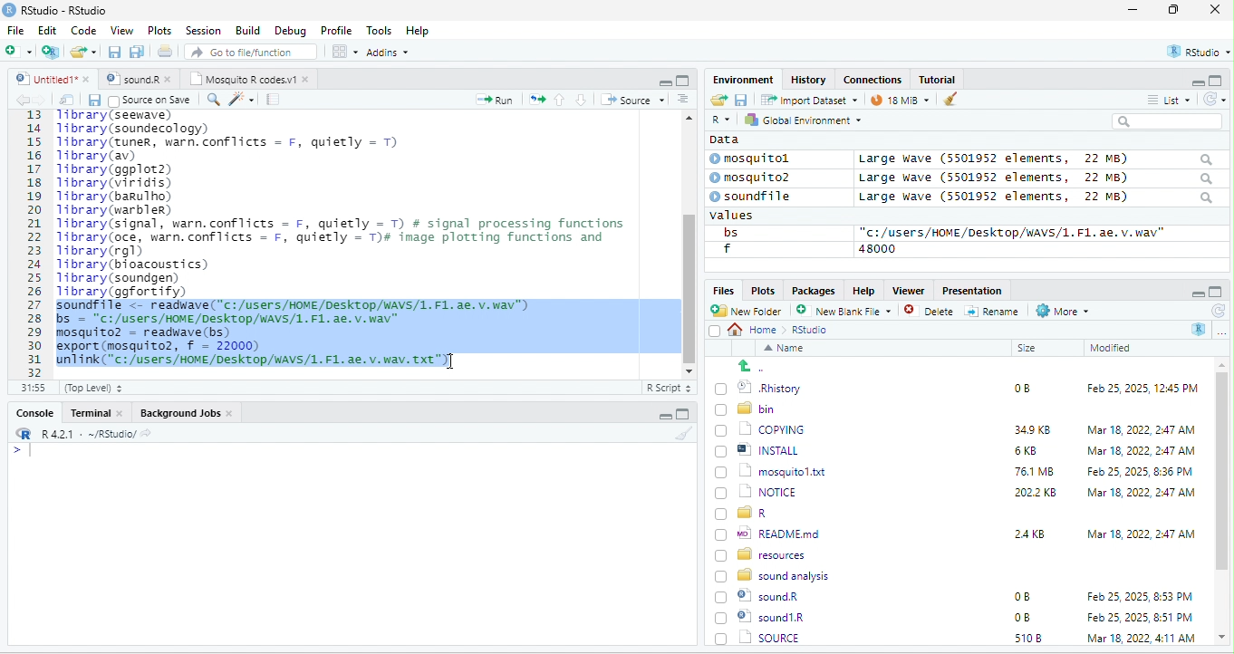 This screenshot has height=654, width=1234. I want to click on Run, so click(491, 100).